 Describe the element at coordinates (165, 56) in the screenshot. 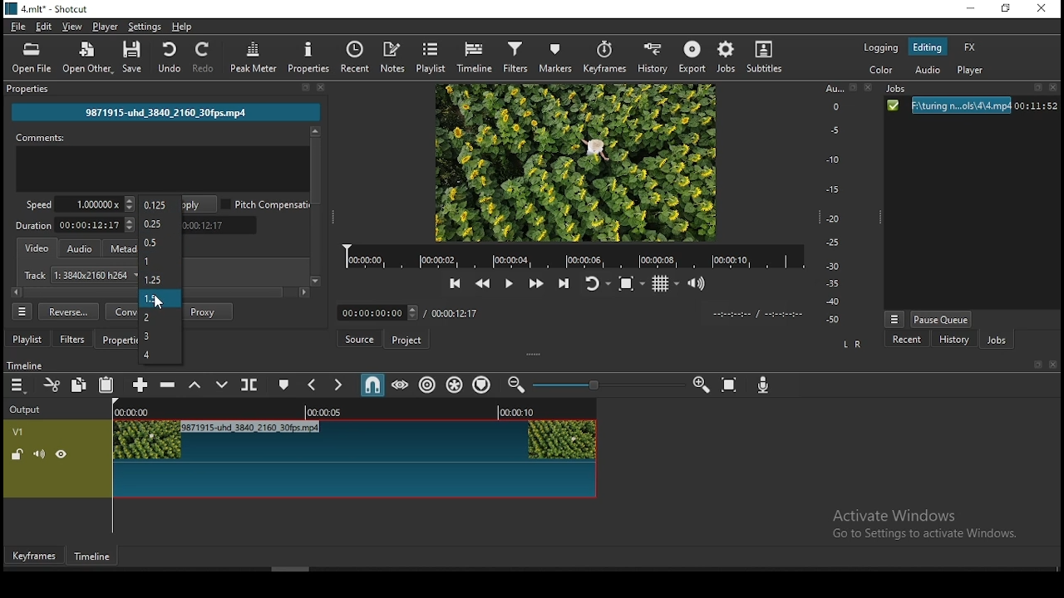

I see `undo` at that location.